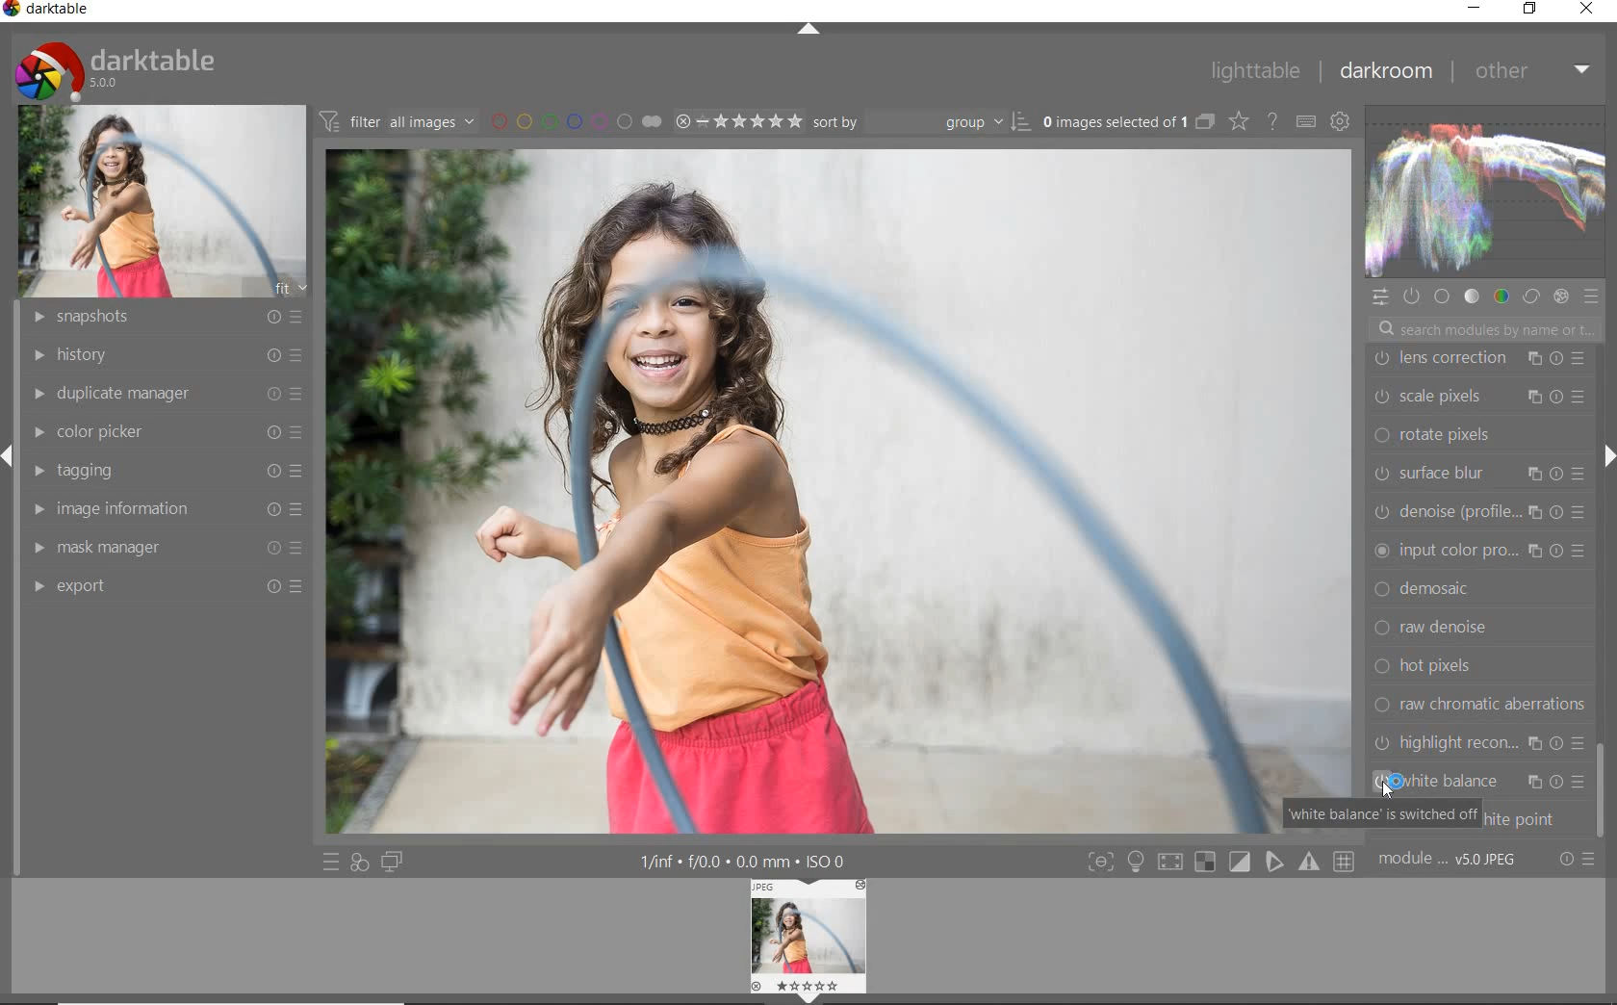 The width and height of the screenshot is (1617, 1005). Describe the element at coordinates (737, 119) in the screenshot. I see `selected image range rating` at that location.